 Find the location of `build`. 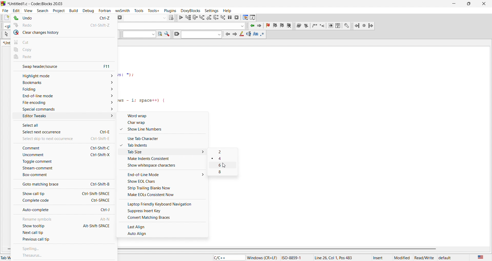

build is located at coordinates (72, 10).